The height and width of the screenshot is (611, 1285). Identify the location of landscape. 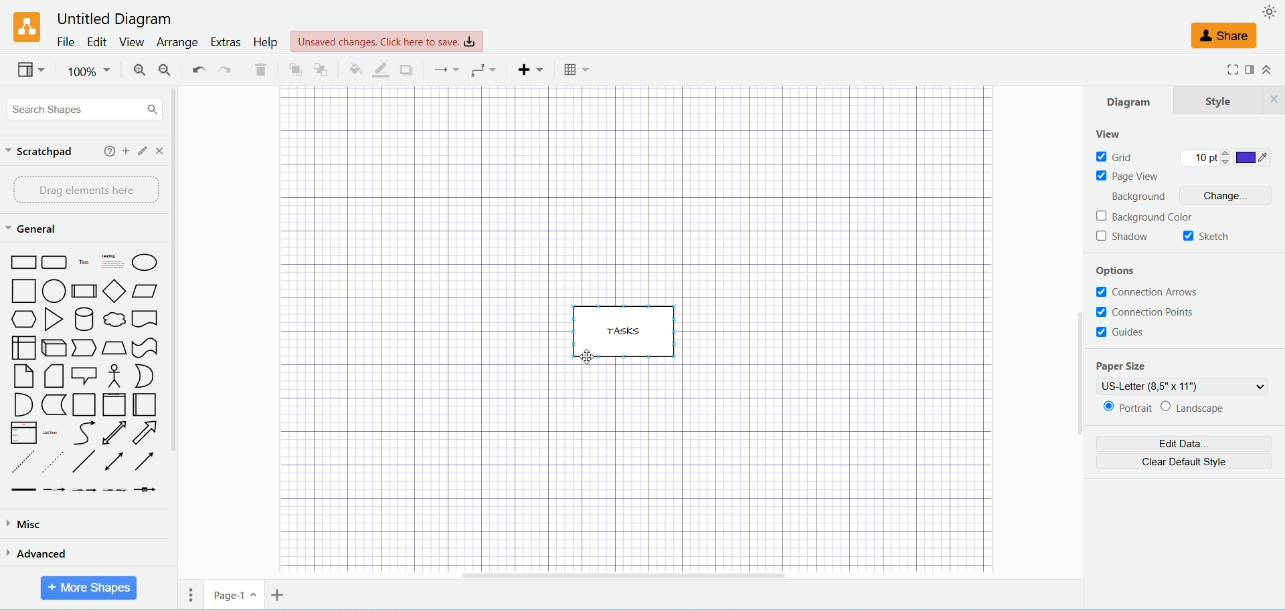
(1208, 407).